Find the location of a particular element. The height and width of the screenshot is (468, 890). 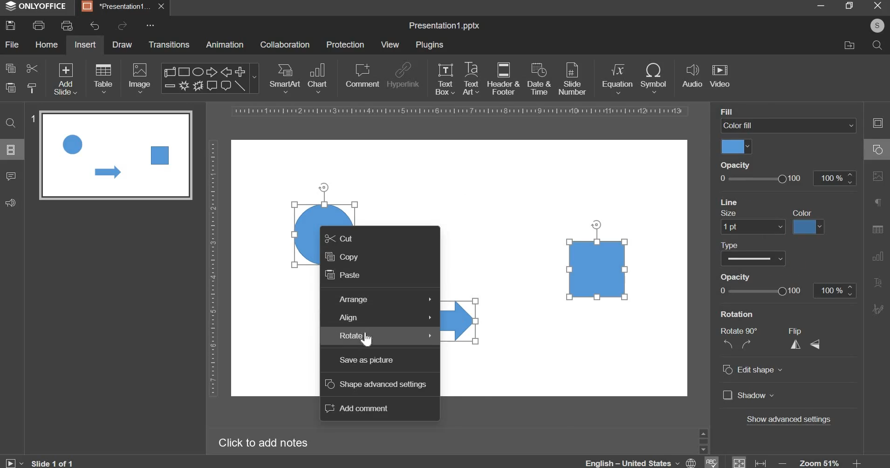

collaboration is located at coordinates (285, 45).